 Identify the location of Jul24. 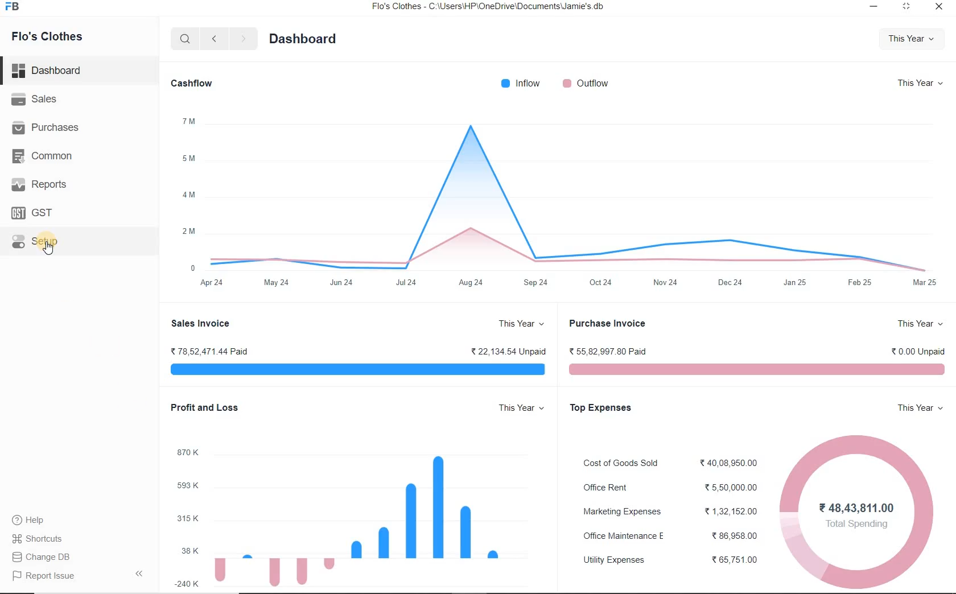
(404, 283).